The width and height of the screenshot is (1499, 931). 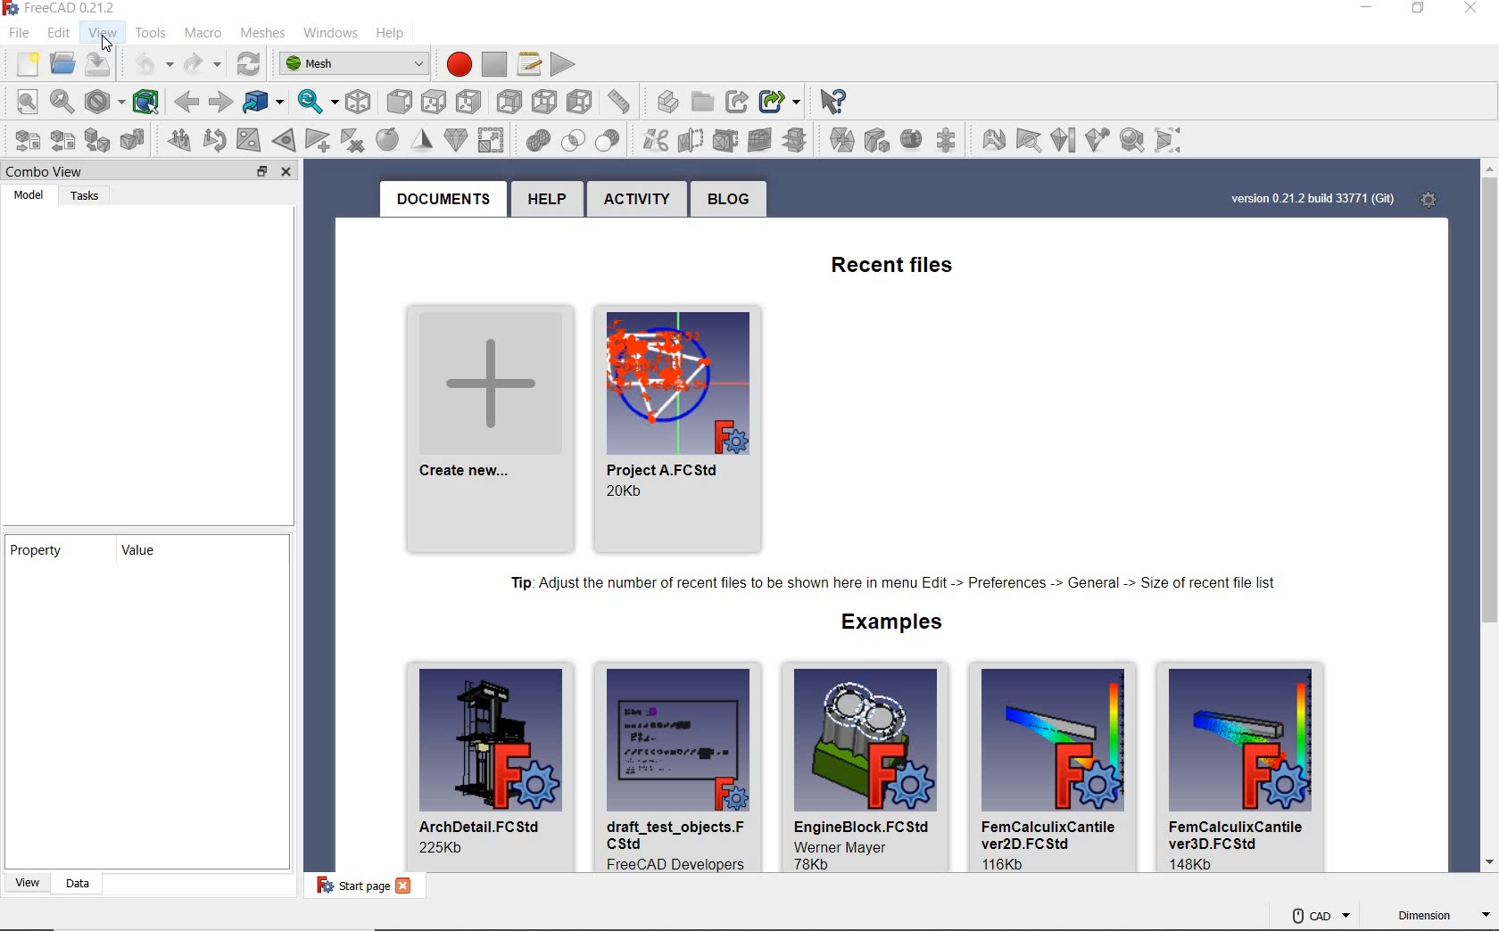 I want to click on data, so click(x=73, y=883).